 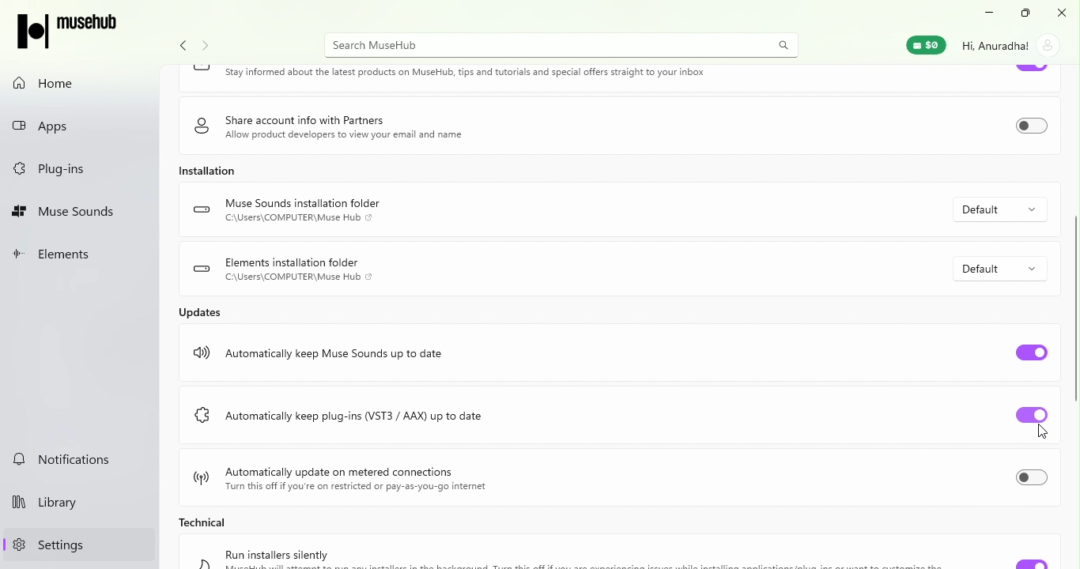 I want to click on Updates, so click(x=202, y=311).